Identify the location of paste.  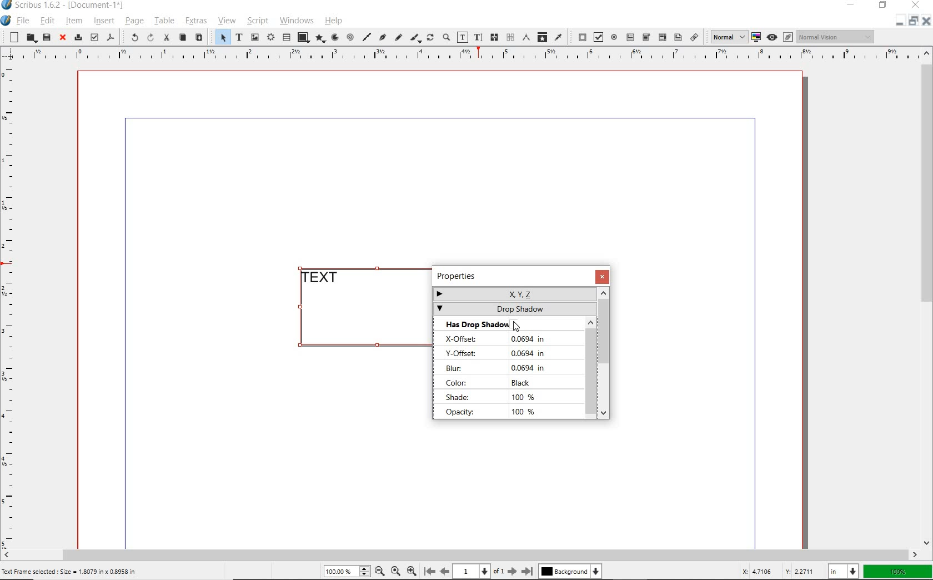
(200, 38).